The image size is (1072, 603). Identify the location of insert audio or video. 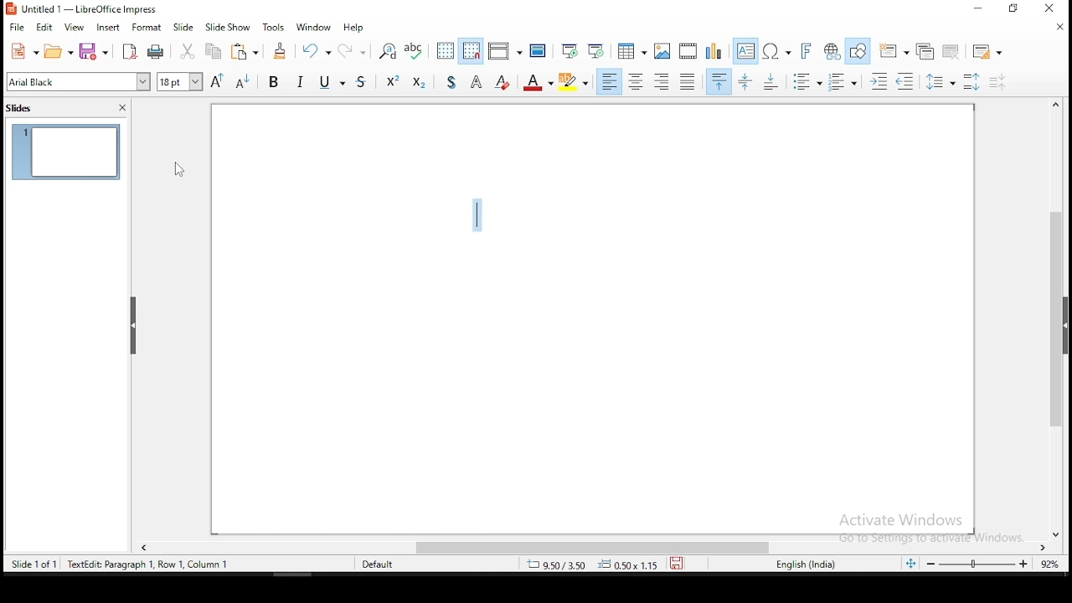
(689, 49).